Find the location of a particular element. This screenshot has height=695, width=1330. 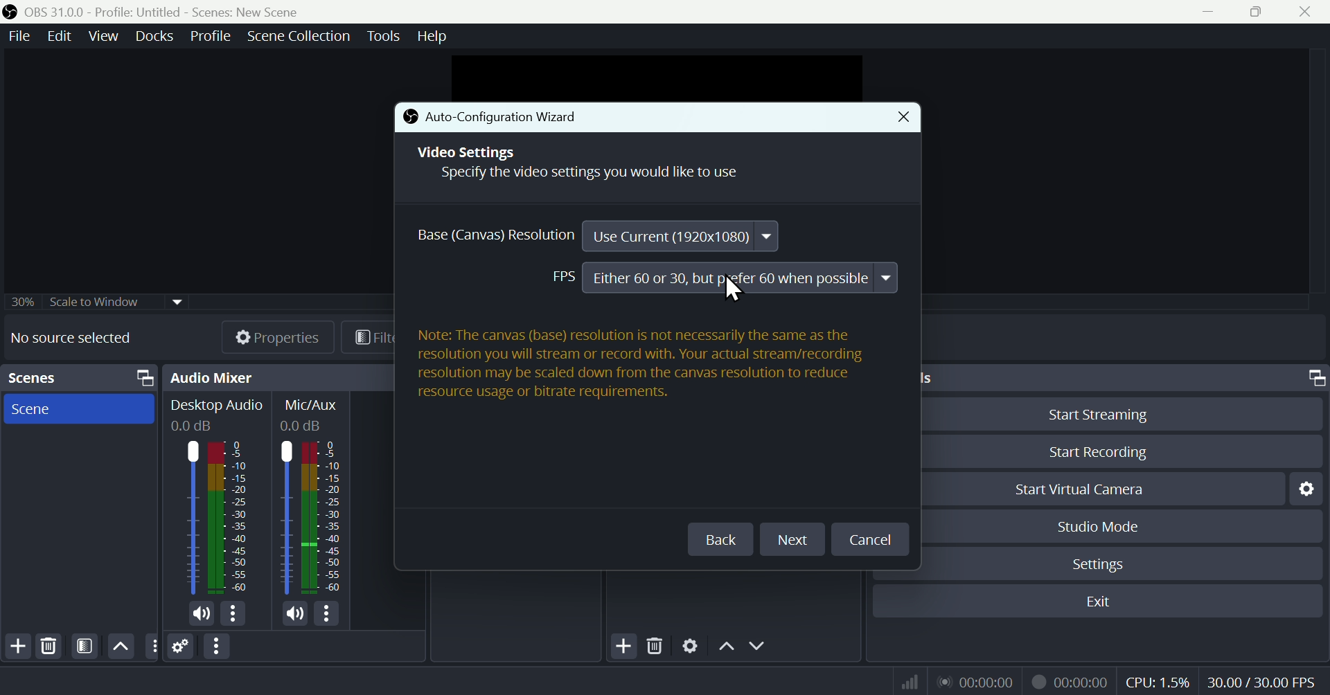

Either 60 or 30, but prefer 60 when possible is located at coordinates (742, 278).